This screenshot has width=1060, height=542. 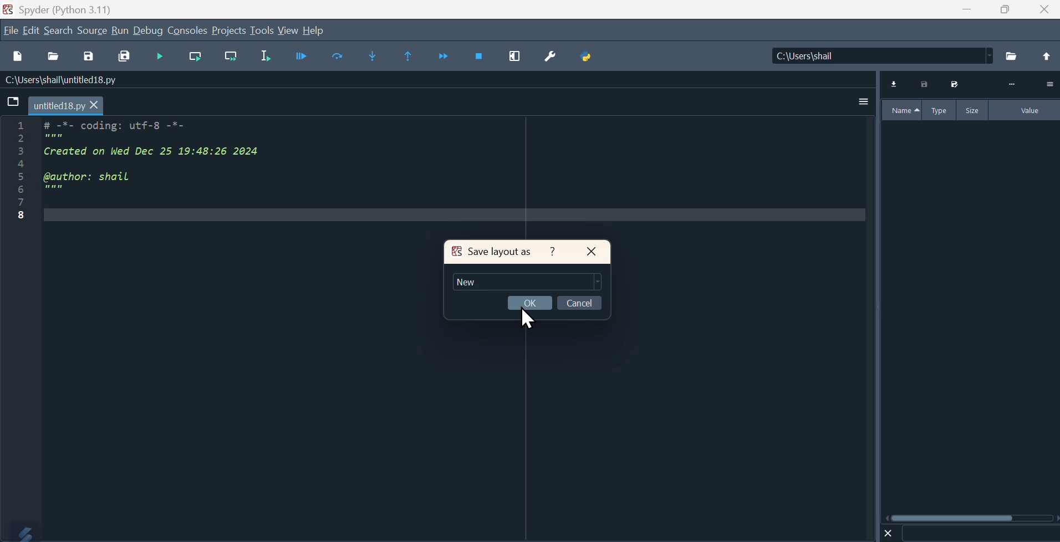 What do you see at coordinates (592, 252) in the screenshot?
I see `Close` at bounding box center [592, 252].